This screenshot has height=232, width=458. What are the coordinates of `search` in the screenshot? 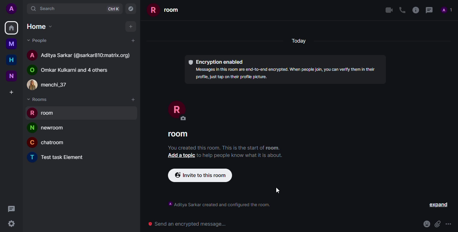 It's located at (52, 8).